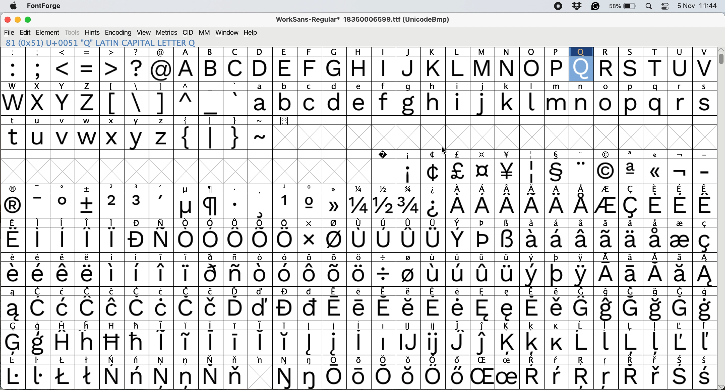 The width and height of the screenshot is (725, 390). What do you see at coordinates (222, 138) in the screenshot?
I see `special characters` at bounding box center [222, 138].